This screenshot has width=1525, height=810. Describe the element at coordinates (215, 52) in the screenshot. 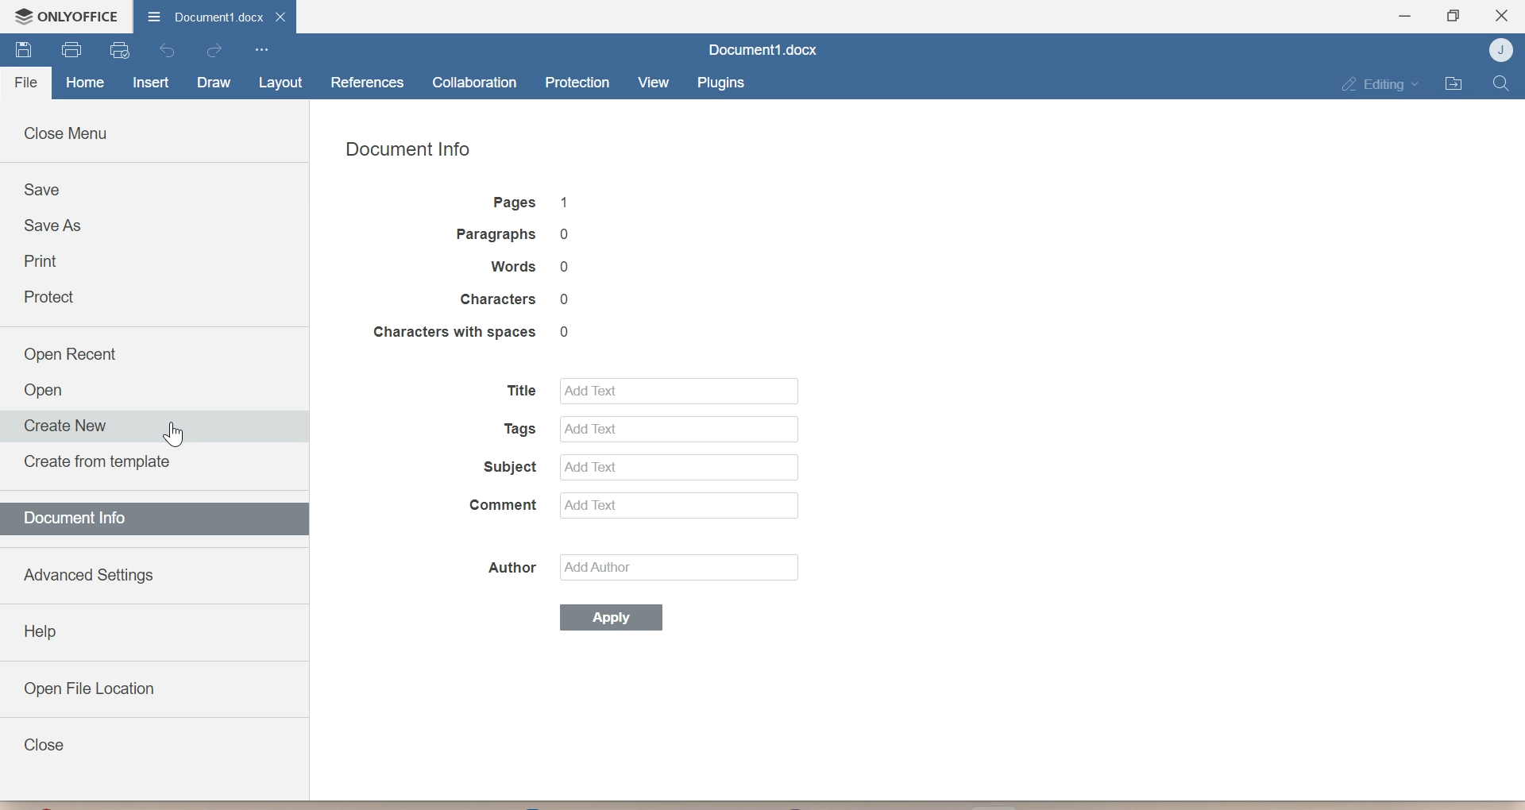

I see `Redo` at that location.